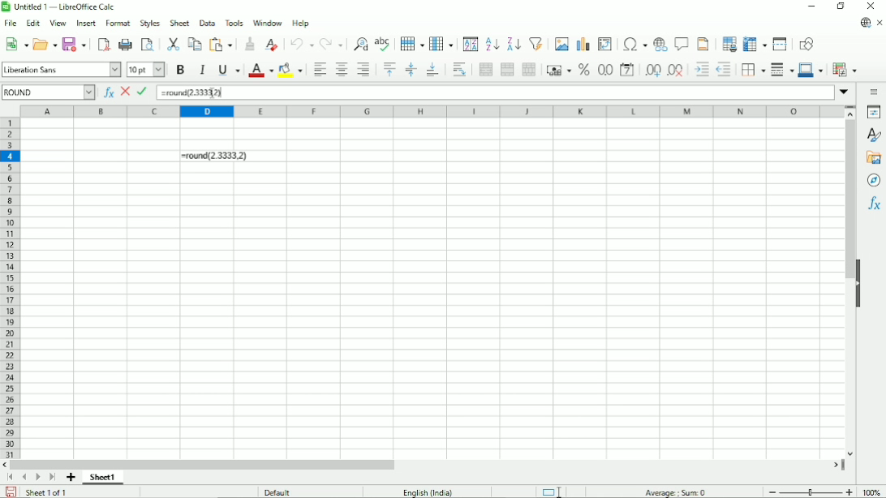 The width and height of the screenshot is (886, 498). I want to click on Text color, so click(262, 70).